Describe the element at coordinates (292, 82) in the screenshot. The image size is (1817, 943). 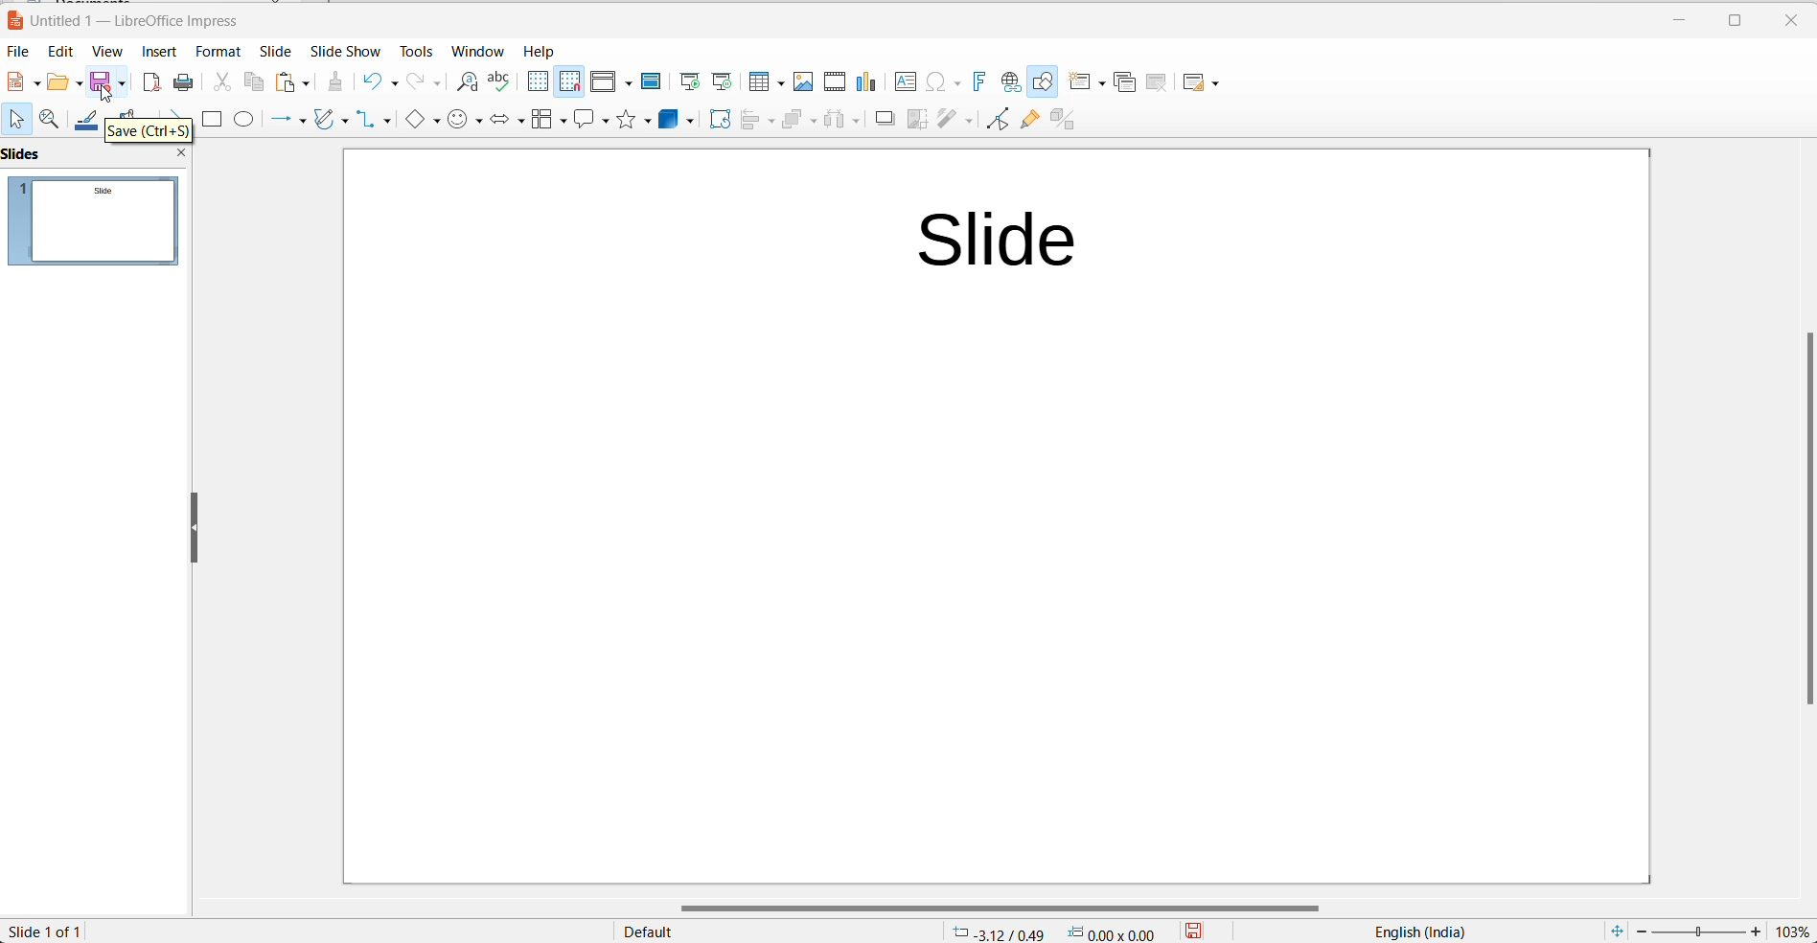
I see `Paste options` at that location.